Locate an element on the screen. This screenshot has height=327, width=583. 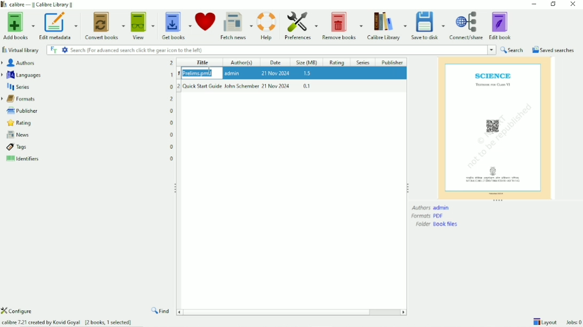
logo is located at coordinates (4, 5).